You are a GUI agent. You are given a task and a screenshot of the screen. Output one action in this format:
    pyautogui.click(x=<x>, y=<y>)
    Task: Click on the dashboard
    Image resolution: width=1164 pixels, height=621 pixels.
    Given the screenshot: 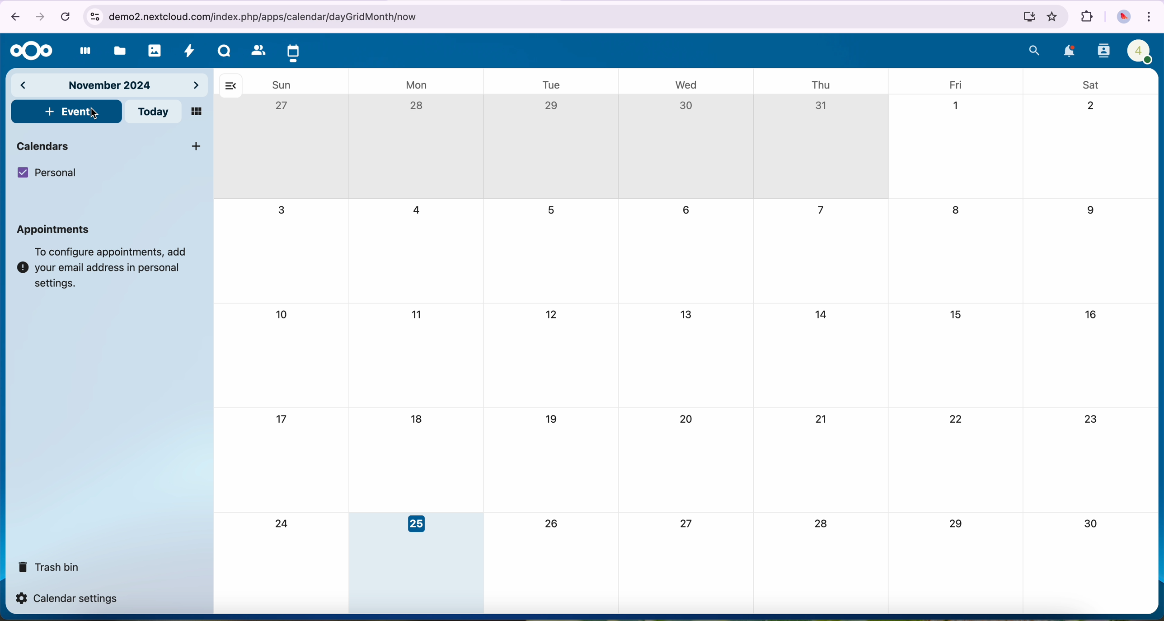 What is the action you would take?
    pyautogui.click(x=82, y=52)
    